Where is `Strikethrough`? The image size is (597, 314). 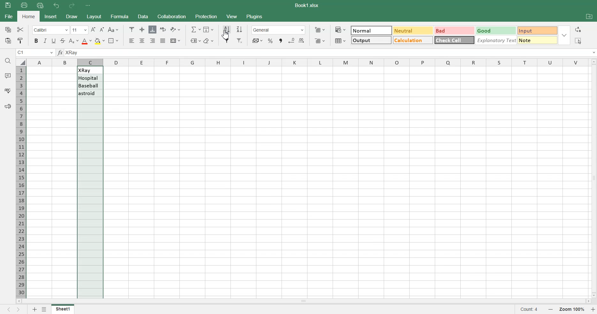 Strikethrough is located at coordinates (63, 41).